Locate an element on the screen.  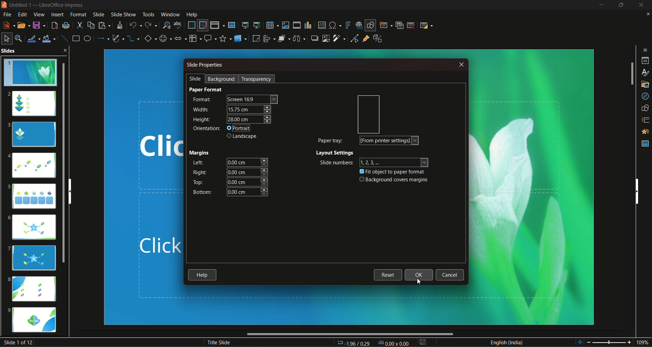
slide properties is located at coordinates (205, 66).